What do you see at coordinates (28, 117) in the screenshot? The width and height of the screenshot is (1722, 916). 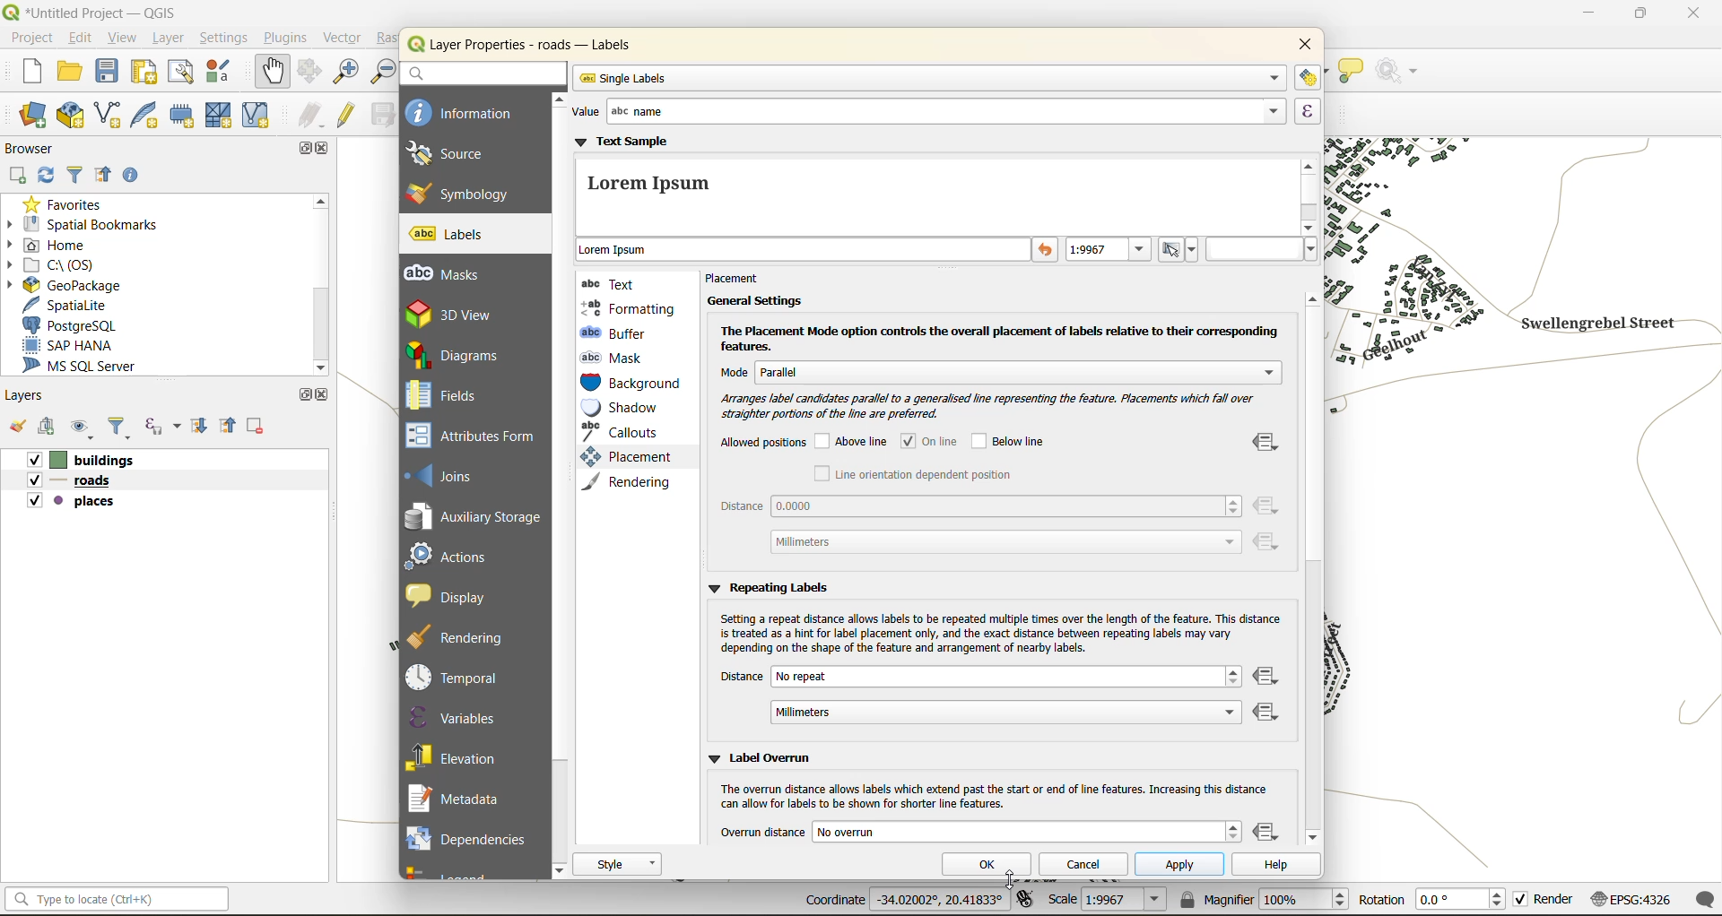 I see `open data source manager` at bounding box center [28, 117].